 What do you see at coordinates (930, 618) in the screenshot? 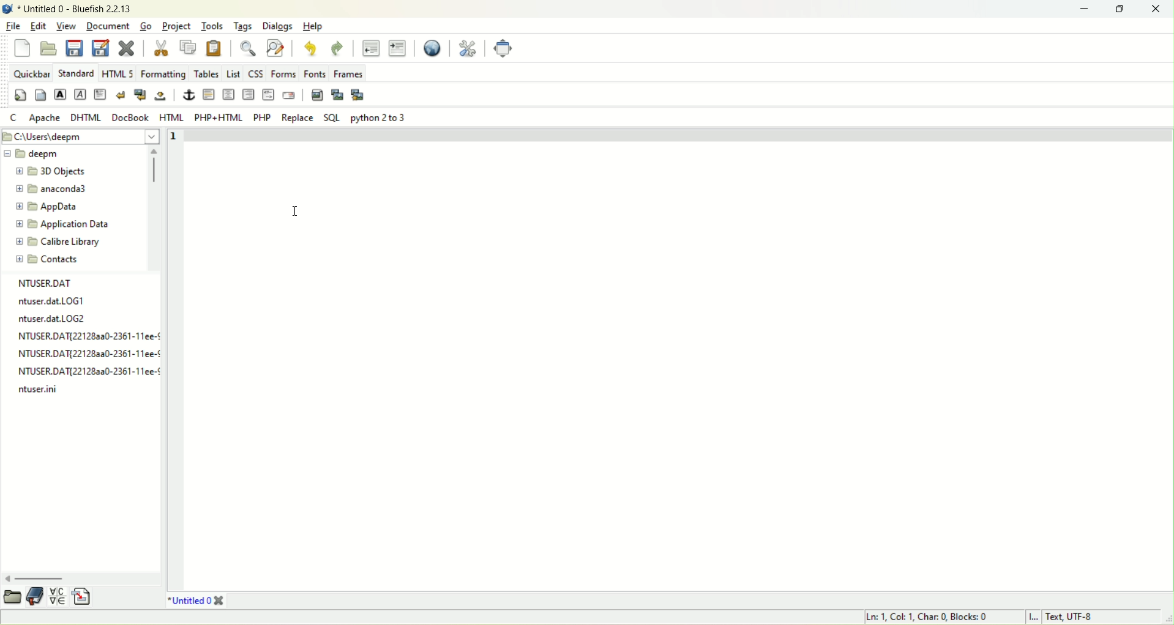
I see `cursor position` at bounding box center [930, 618].